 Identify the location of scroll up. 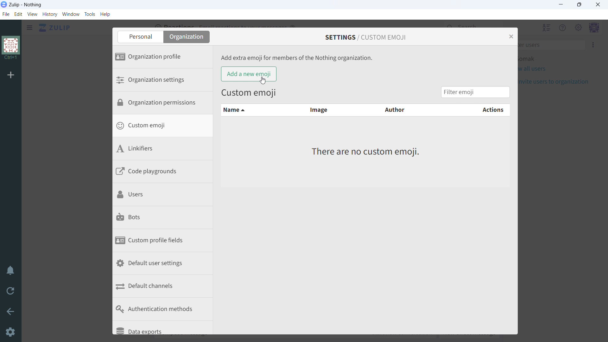
(604, 23).